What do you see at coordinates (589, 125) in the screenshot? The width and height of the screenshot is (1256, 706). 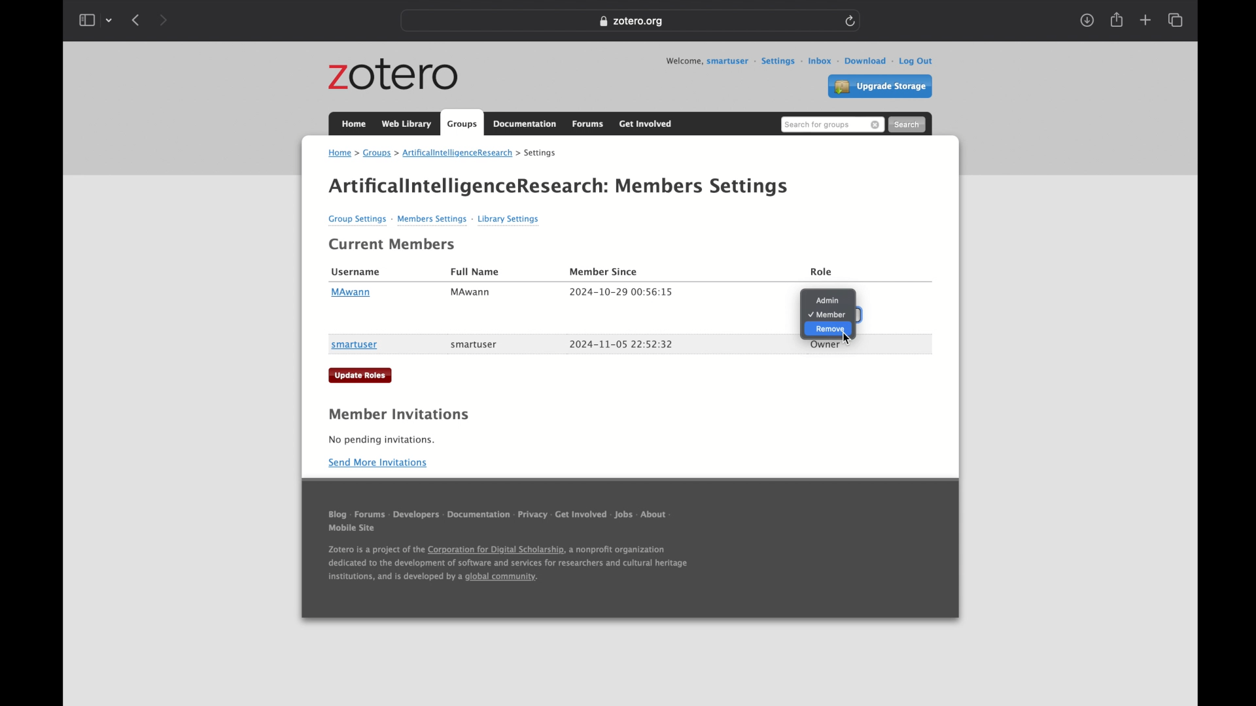 I see `forums` at bounding box center [589, 125].